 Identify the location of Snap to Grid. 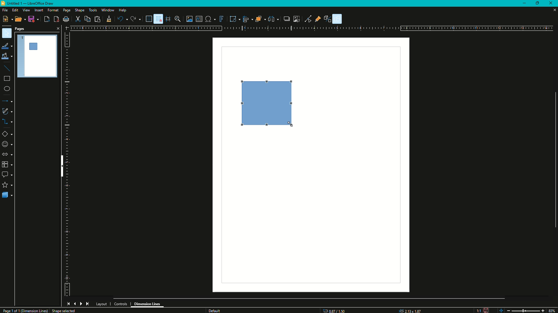
(158, 19).